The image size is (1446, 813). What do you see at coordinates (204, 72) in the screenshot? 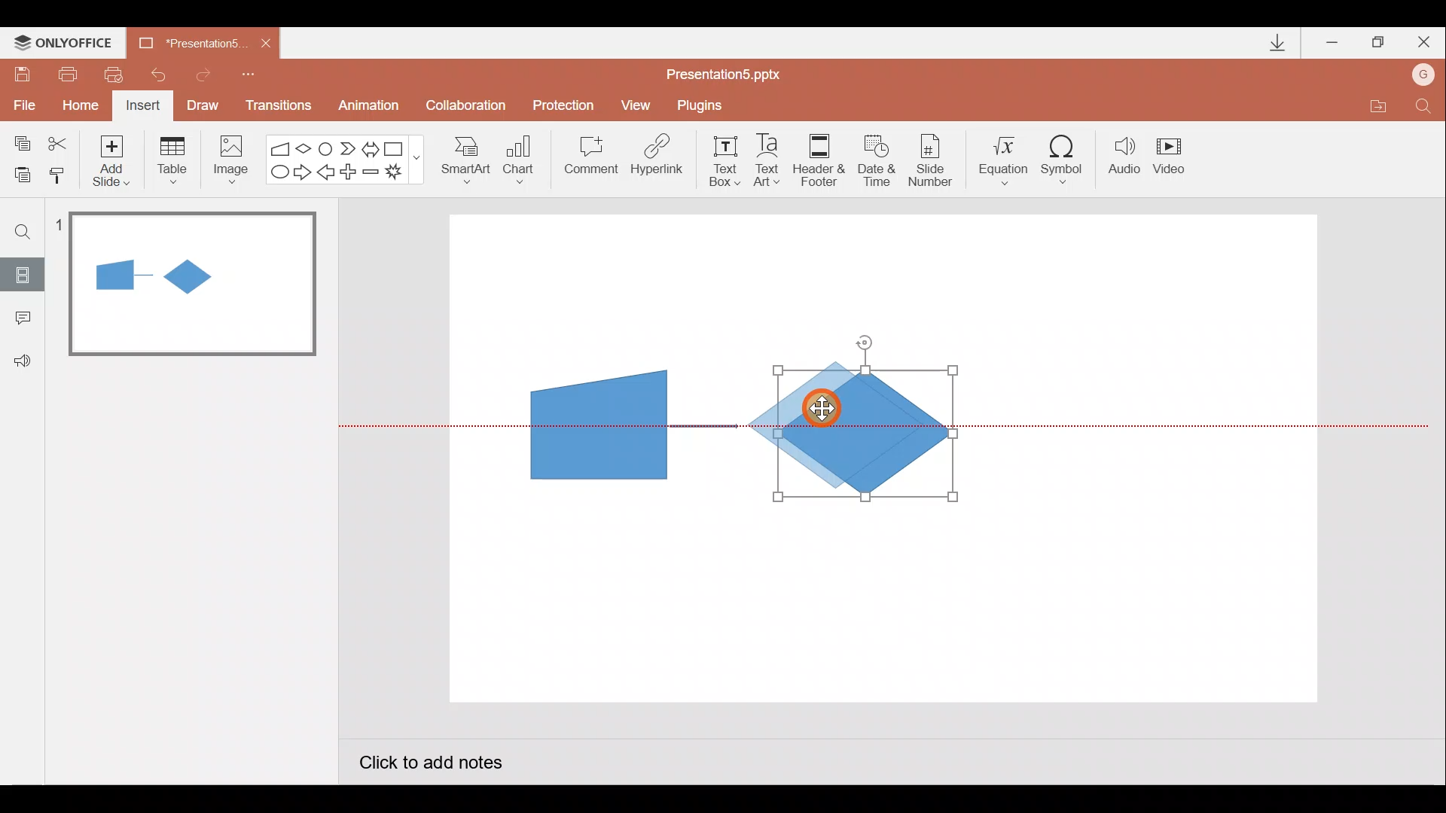
I see `Redo` at bounding box center [204, 72].